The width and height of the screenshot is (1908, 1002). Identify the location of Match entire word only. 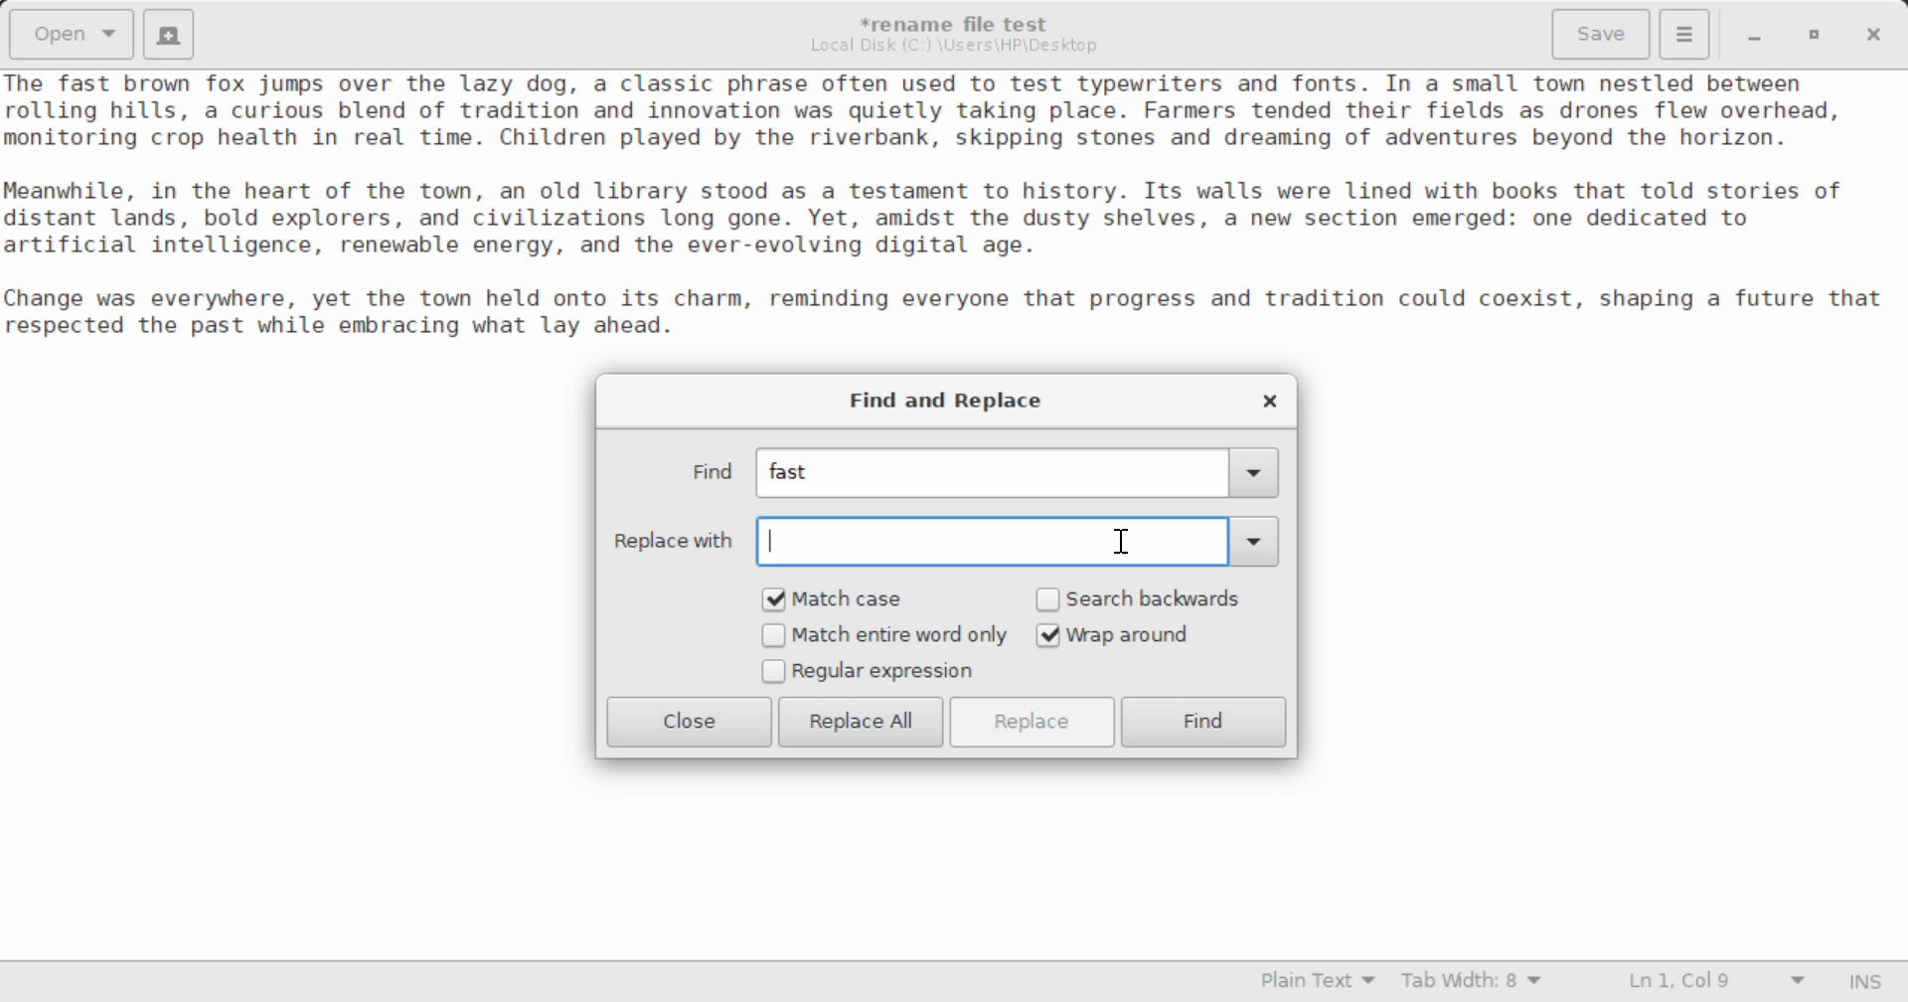
(883, 637).